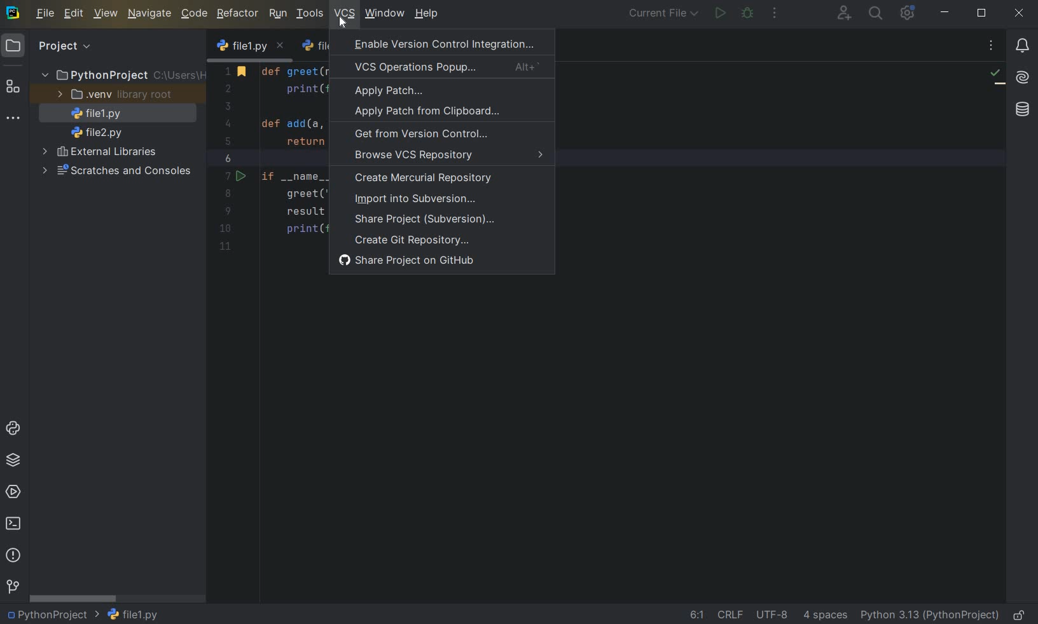 The image size is (1038, 624). What do you see at coordinates (945, 13) in the screenshot?
I see `minimize` at bounding box center [945, 13].